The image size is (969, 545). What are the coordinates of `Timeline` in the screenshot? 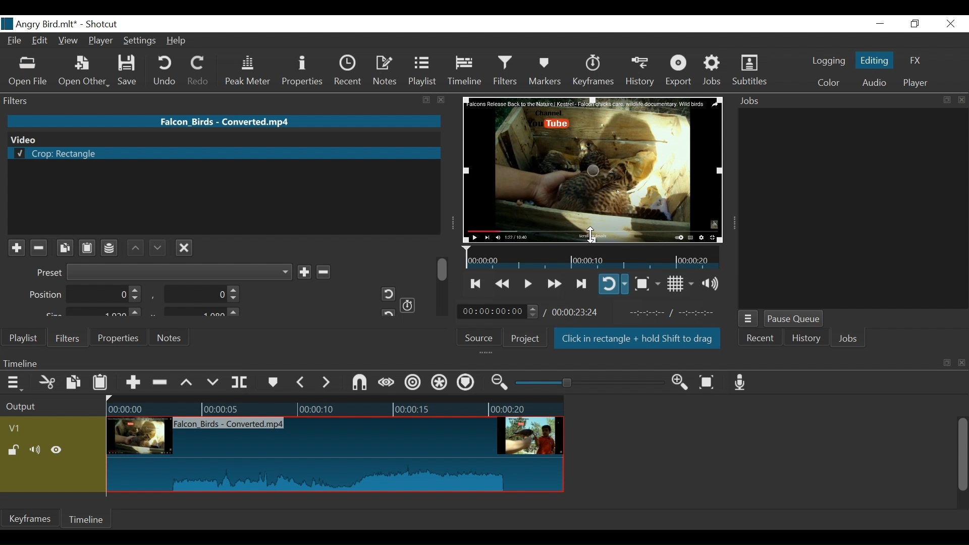 It's located at (465, 71).